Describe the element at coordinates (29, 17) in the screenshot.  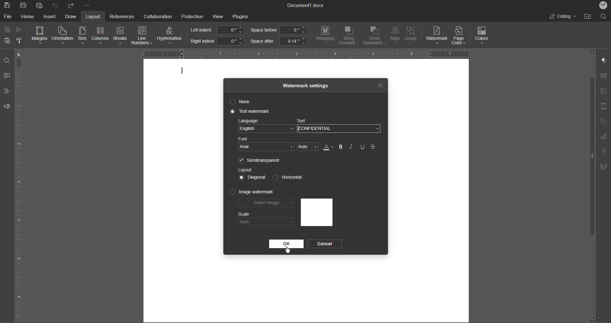
I see `Home` at that location.